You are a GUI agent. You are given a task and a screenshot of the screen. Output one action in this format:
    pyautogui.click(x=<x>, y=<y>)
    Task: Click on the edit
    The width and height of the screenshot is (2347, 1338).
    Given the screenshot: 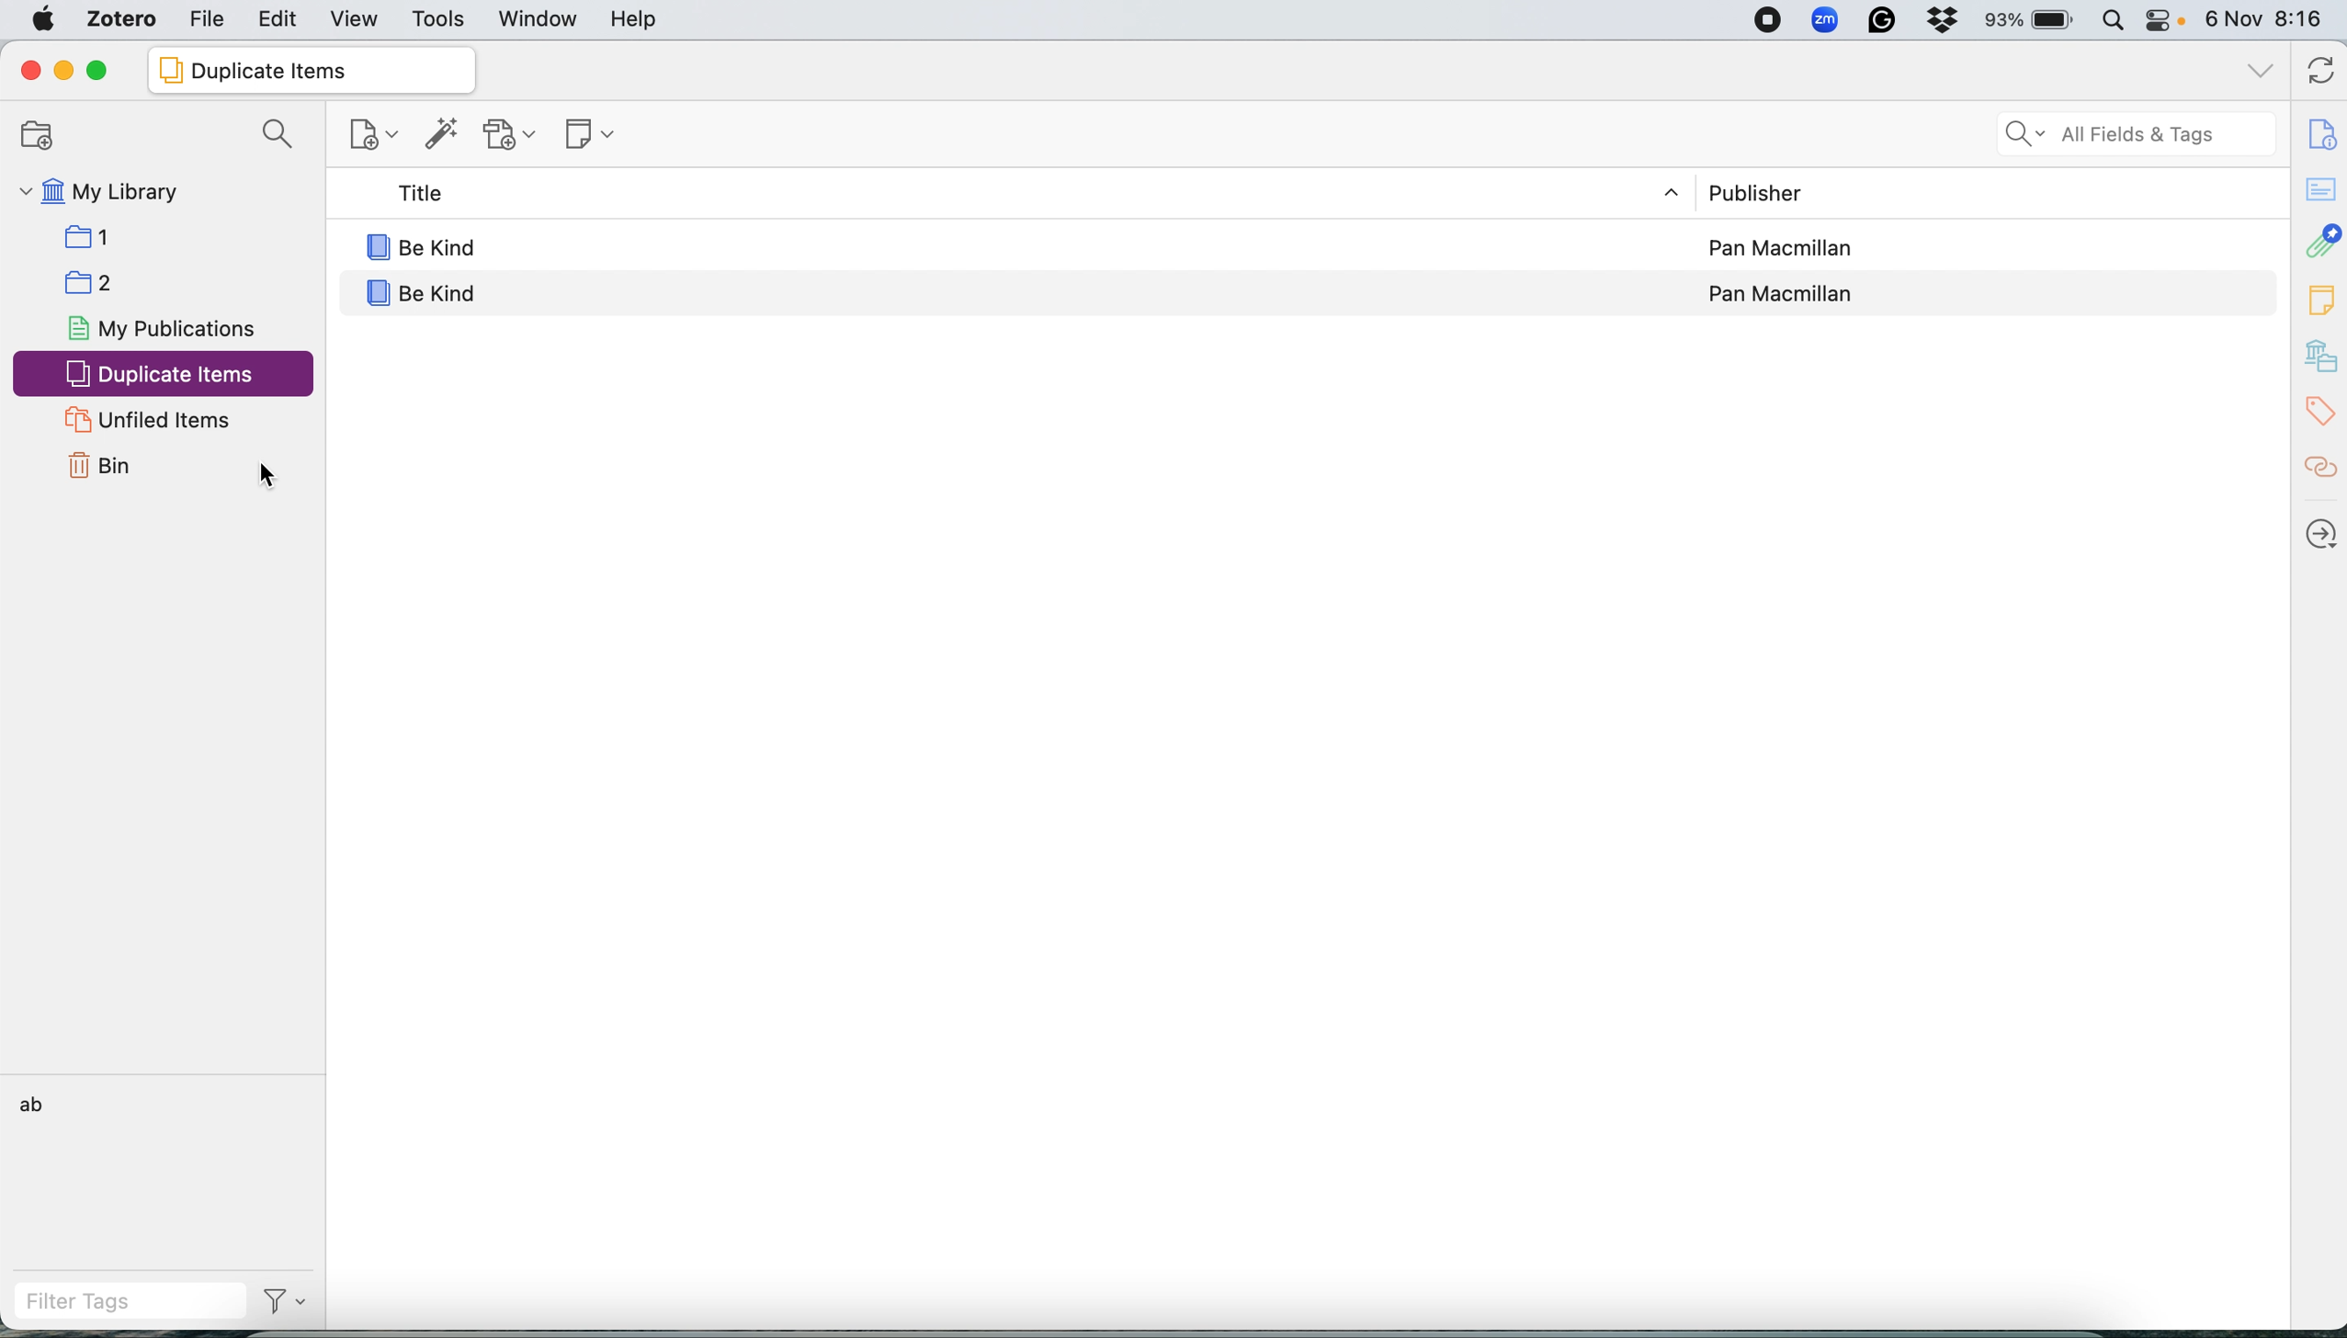 What is the action you would take?
    pyautogui.click(x=280, y=18)
    